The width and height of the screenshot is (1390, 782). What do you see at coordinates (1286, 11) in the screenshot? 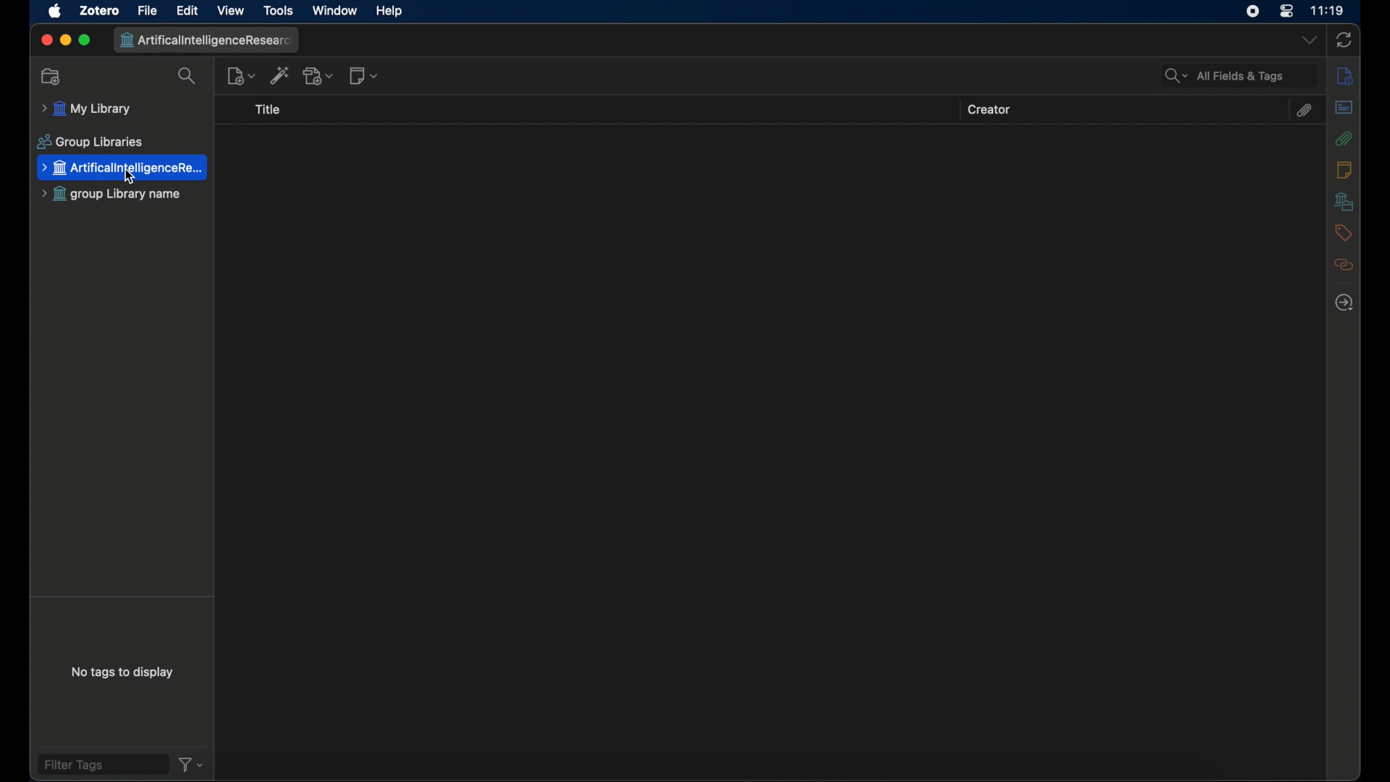
I see `control center` at bounding box center [1286, 11].